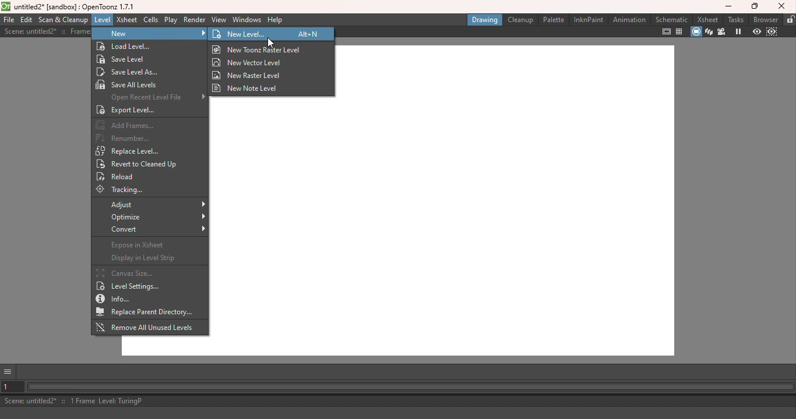 This screenshot has height=419, width=796. Describe the element at coordinates (151, 20) in the screenshot. I see `Cells` at that location.